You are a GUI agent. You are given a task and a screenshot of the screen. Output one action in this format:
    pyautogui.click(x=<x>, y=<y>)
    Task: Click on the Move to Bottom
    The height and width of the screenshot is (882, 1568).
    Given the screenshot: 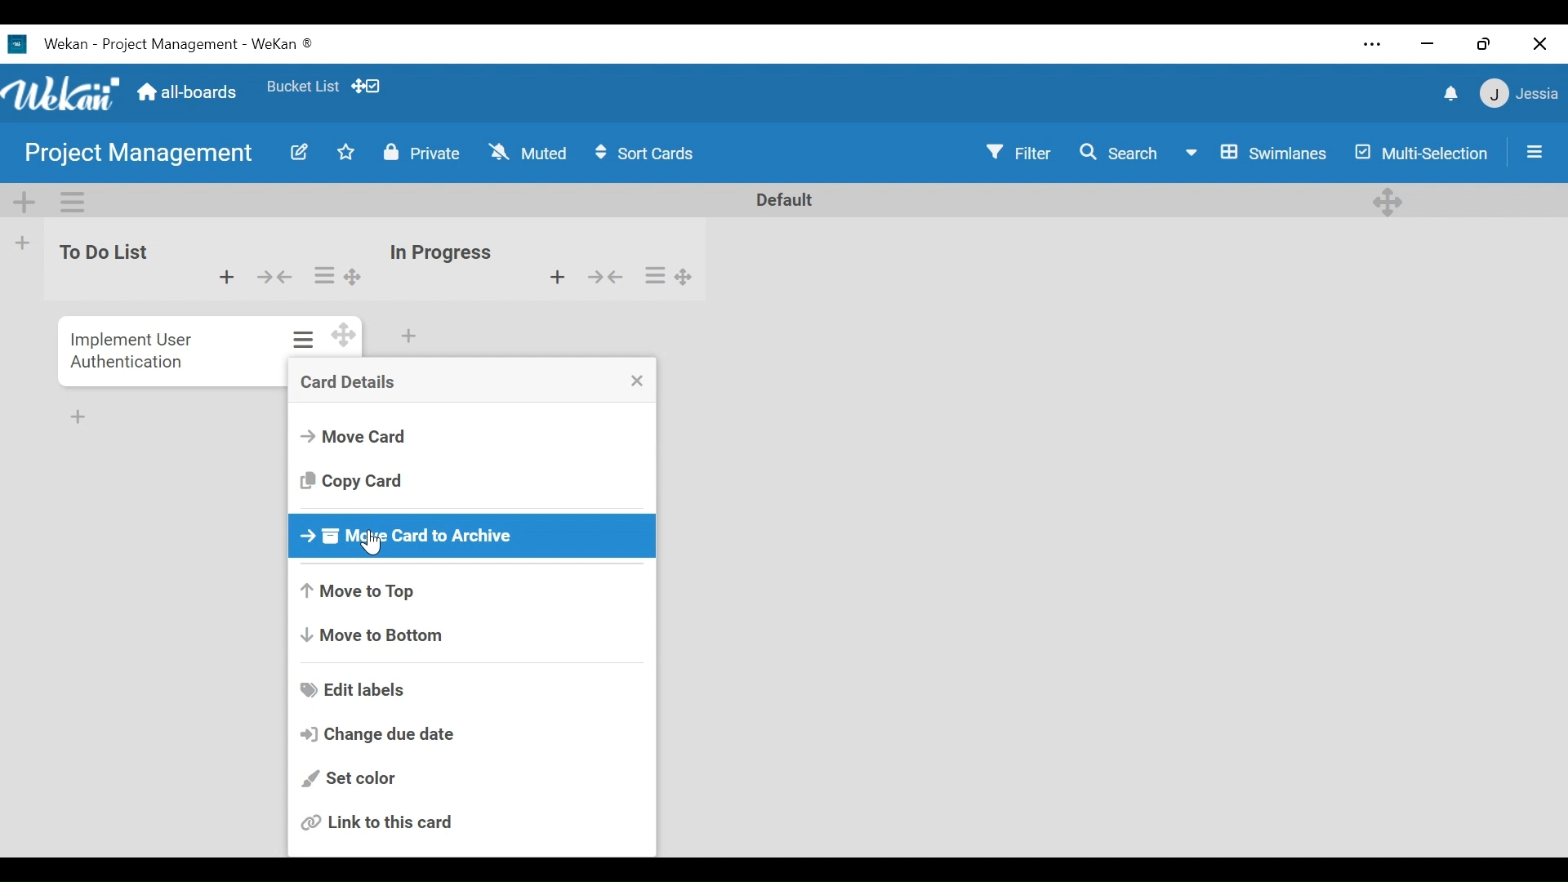 What is the action you would take?
    pyautogui.click(x=372, y=635)
    